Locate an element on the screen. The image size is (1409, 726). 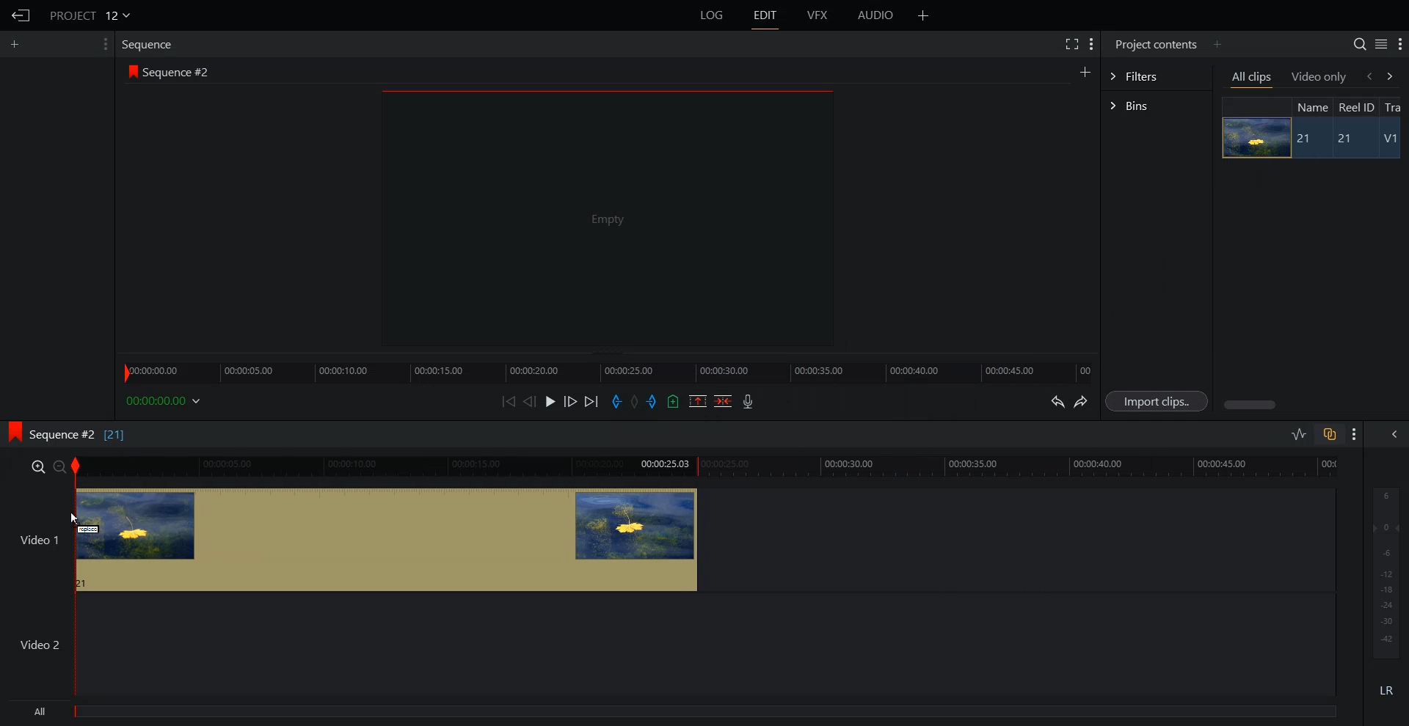
VFX is located at coordinates (818, 15).